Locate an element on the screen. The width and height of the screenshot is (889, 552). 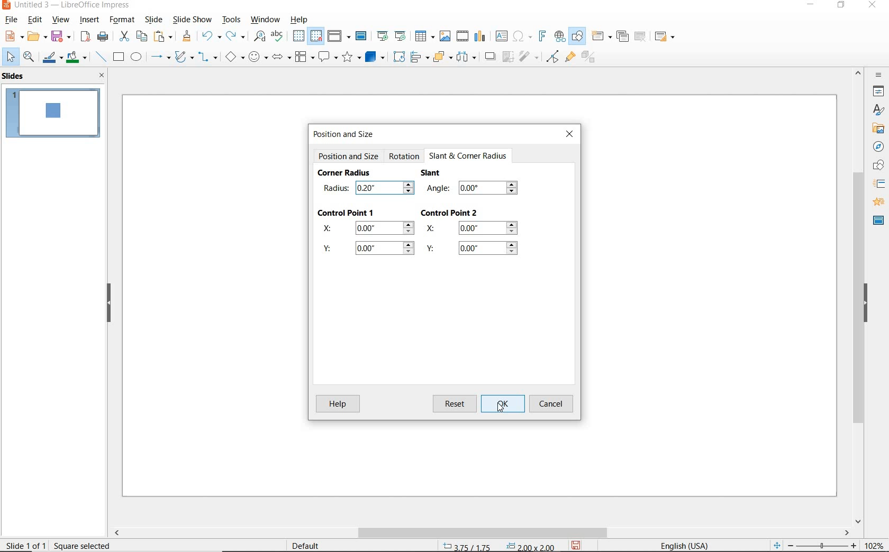
three objects to distribute is located at coordinates (469, 57).